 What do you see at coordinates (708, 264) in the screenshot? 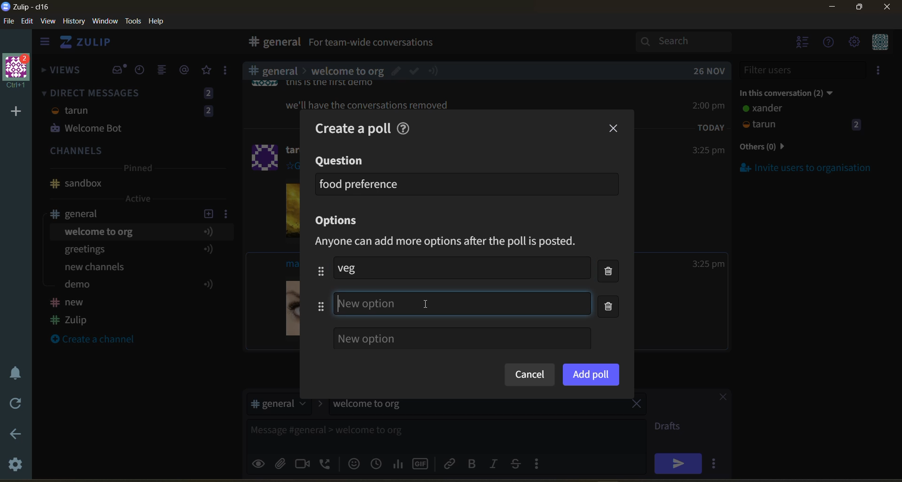
I see `3:25 pm` at bounding box center [708, 264].